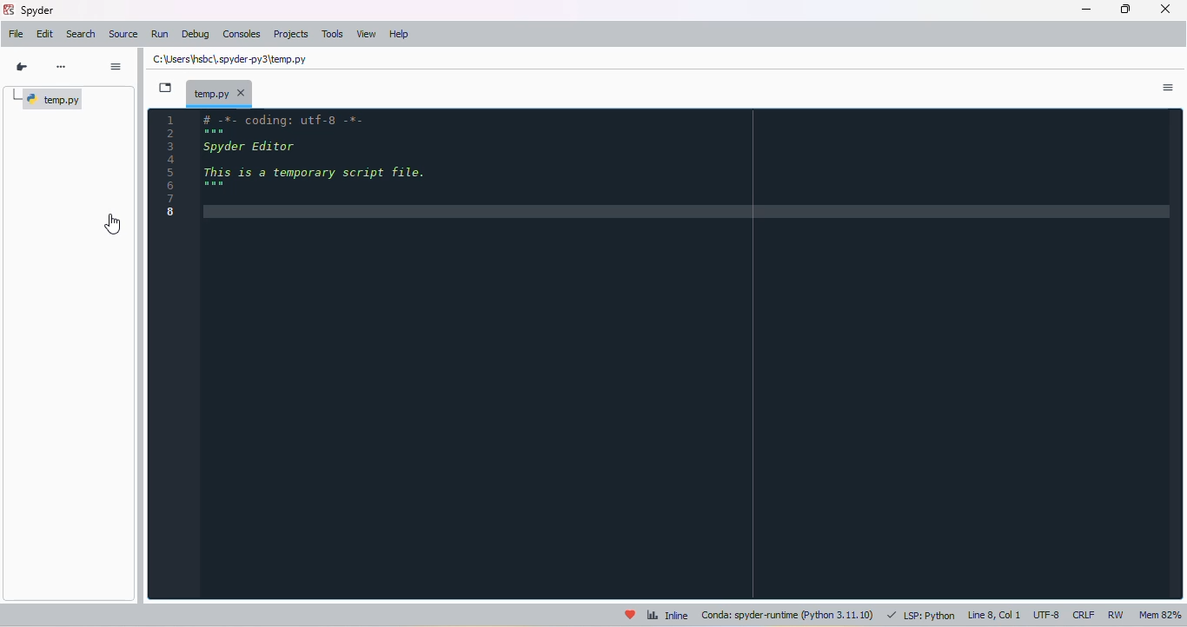  Describe the element at coordinates (116, 66) in the screenshot. I see `options` at that location.